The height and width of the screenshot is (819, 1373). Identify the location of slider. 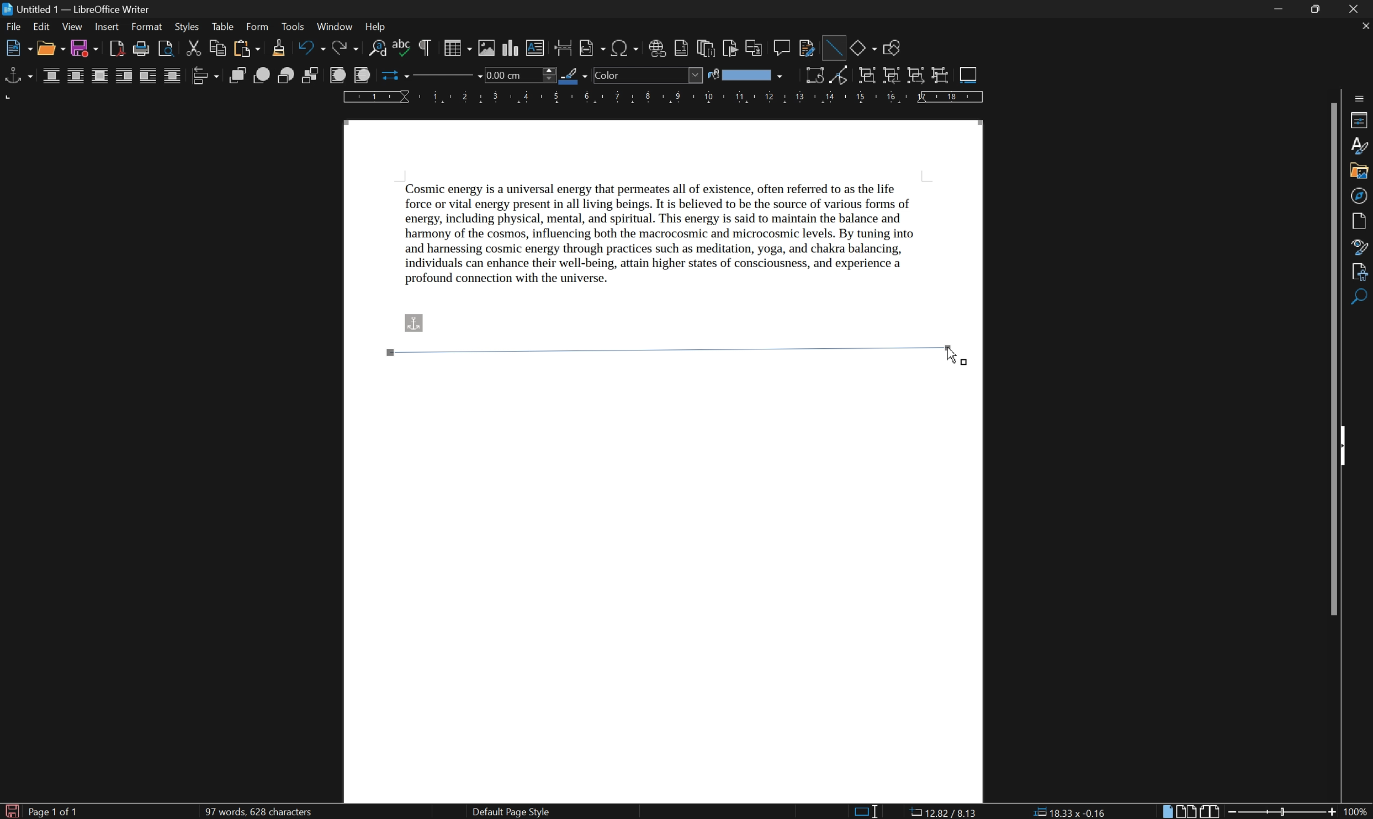
(1285, 811).